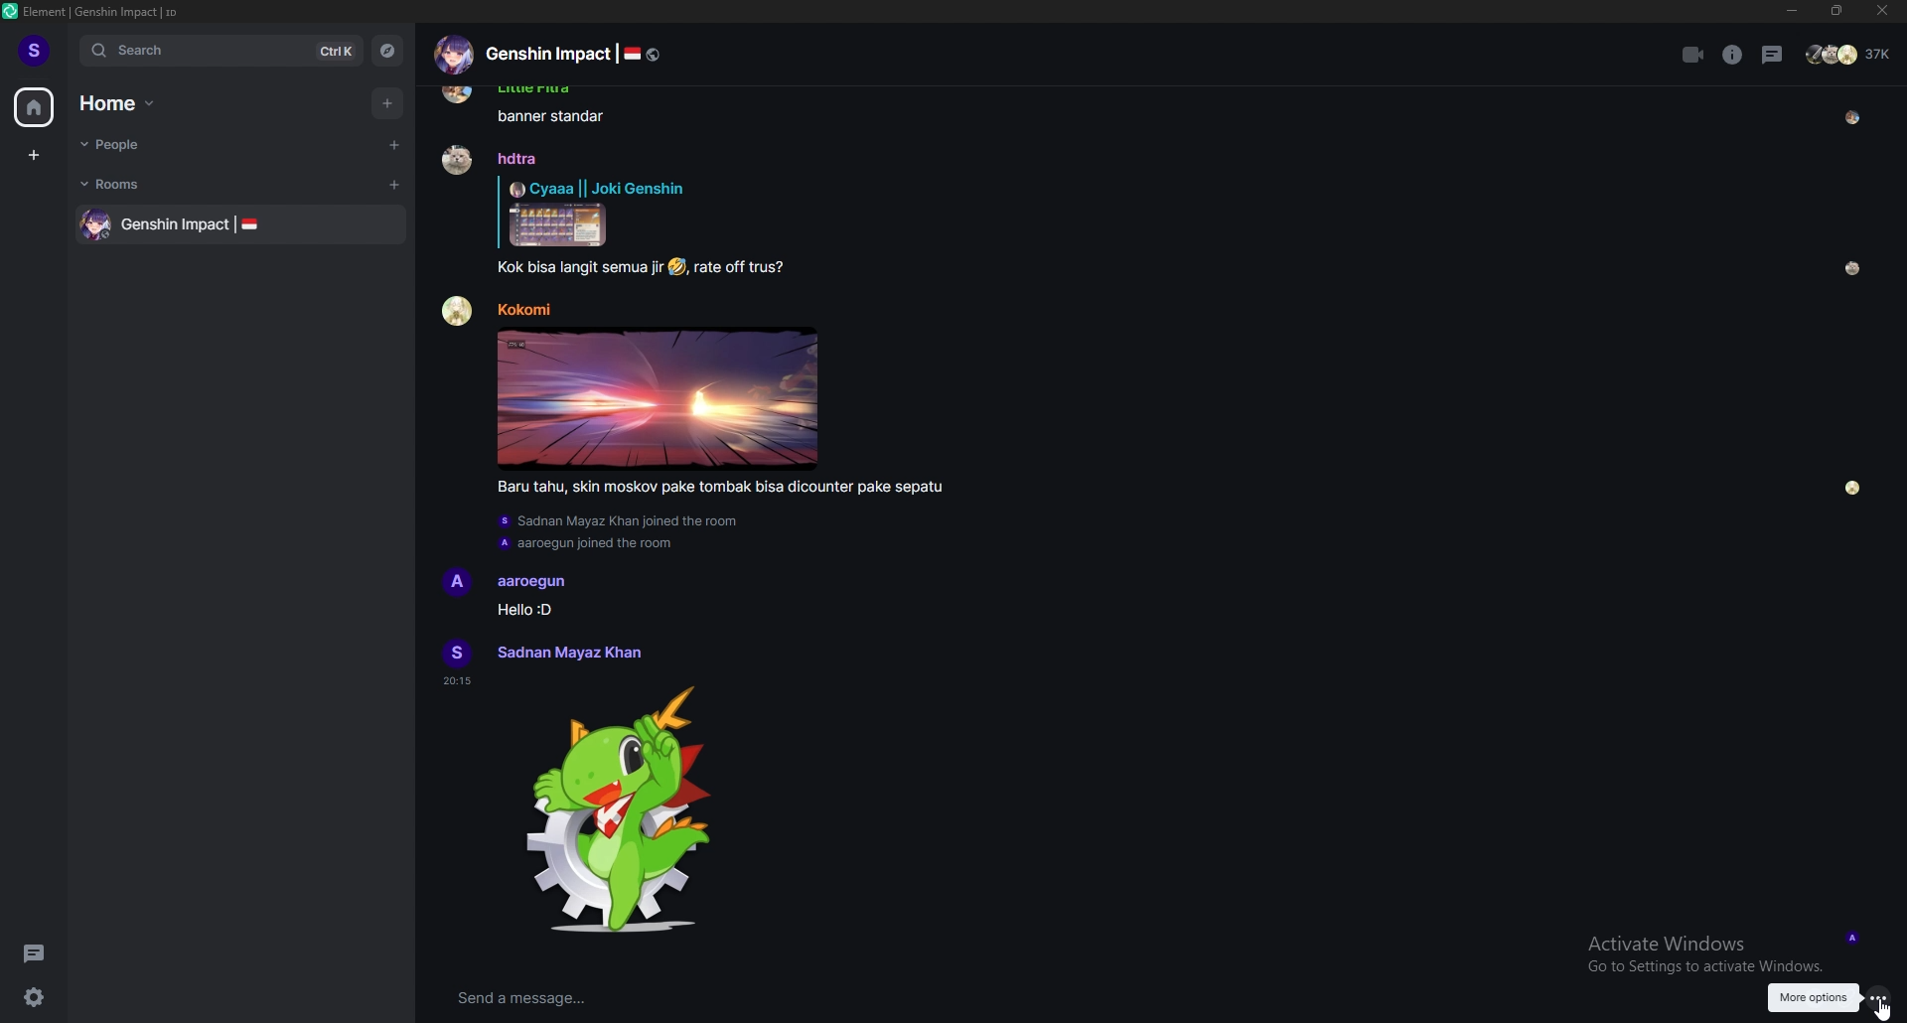  Describe the element at coordinates (457, 681) in the screenshot. I see `20:15` at that location.